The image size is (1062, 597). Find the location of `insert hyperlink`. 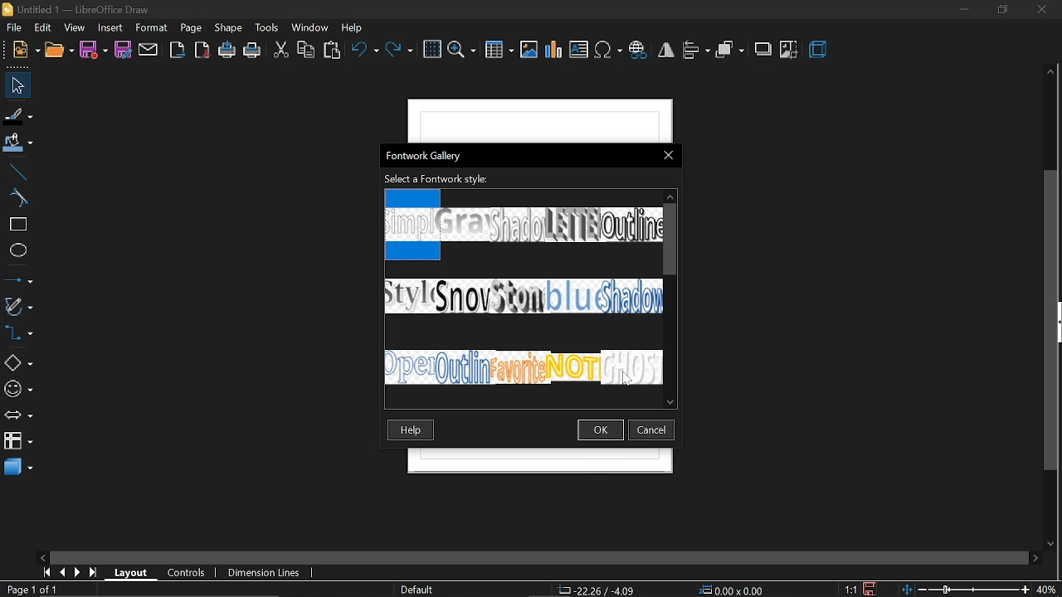

insert hyperlink is located at coordinates (639, 49).